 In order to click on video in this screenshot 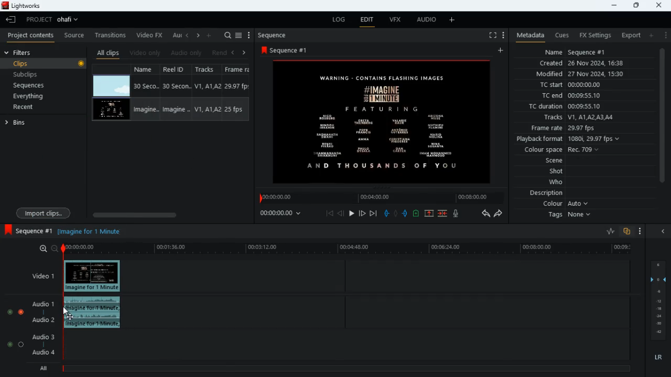, I will do `click(93, 276)`.